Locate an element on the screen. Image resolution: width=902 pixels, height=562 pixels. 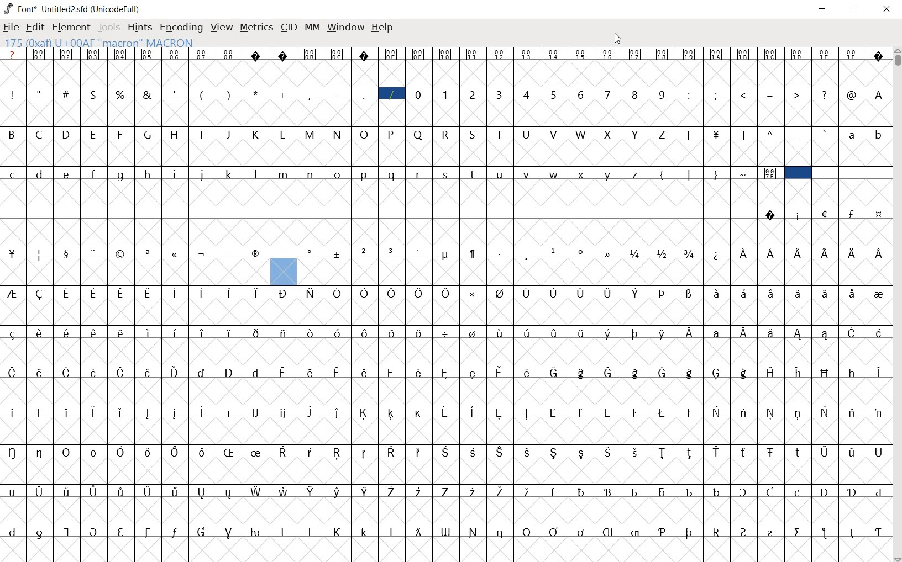
l is located at coordinates (258, 173).